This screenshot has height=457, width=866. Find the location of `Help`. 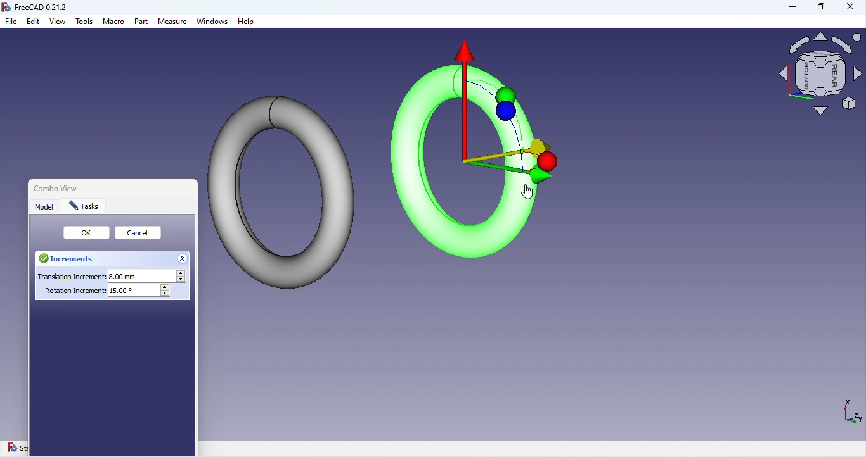

Help is located at coordinates (246, 22).